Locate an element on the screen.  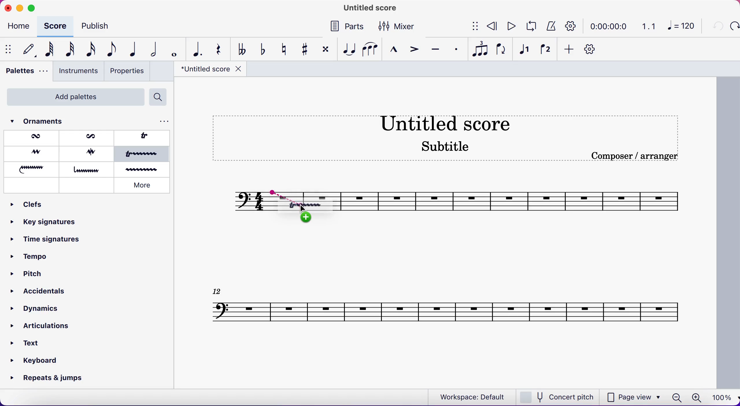
parts is located at coordinates (347, 28).